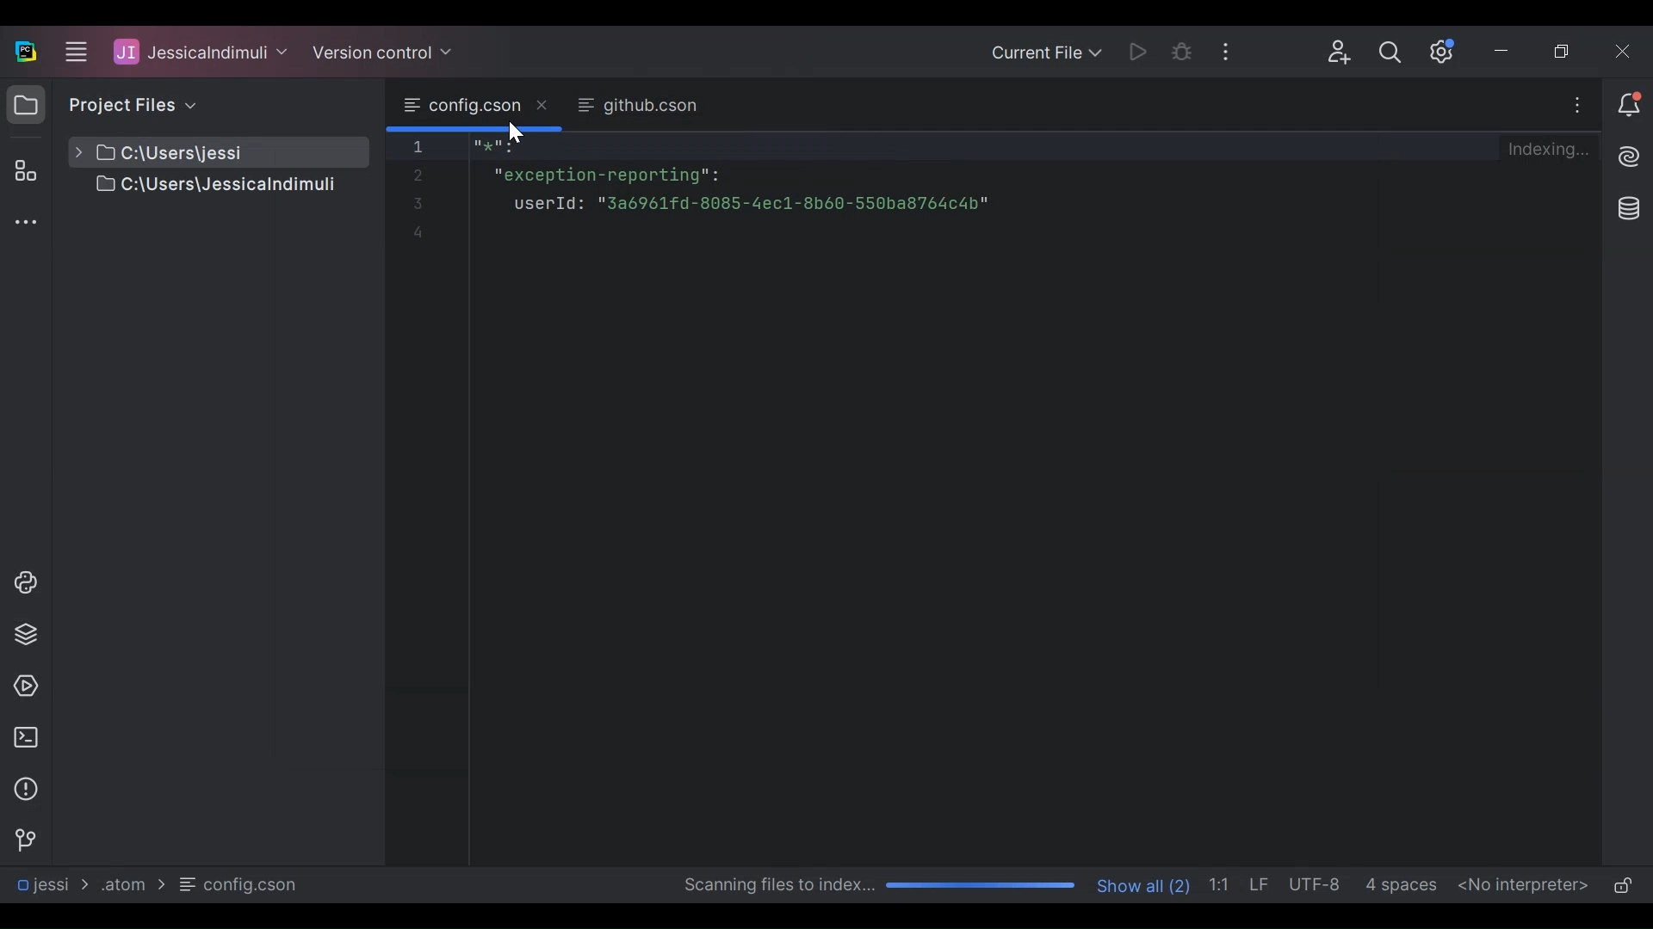 The height and width of the screenshot is (929, 1653). What do you see at coordinates (1548, 147) in the screenshot?
I see `Indexing` at bounding box center [1548, 147].